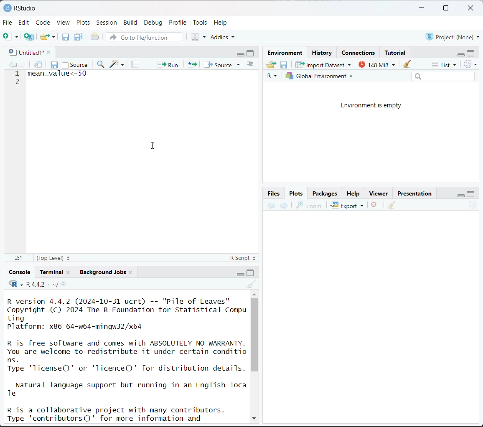  Describe the element at coordinates (45, 36) in the screenshot. I see `open an existing file` at that location.